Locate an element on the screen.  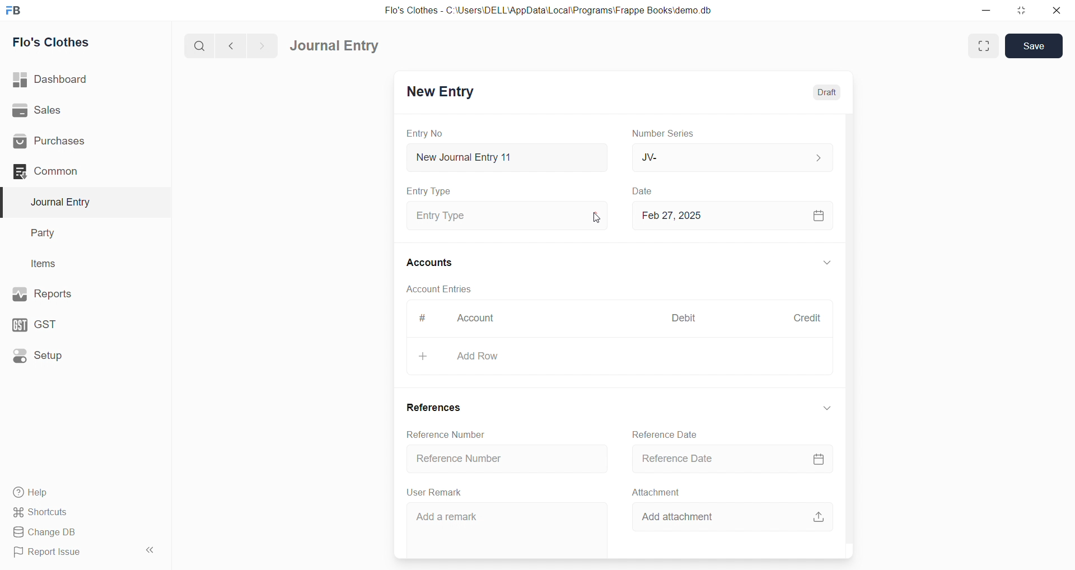
Journal Entry is located at coordinates (335, 45).